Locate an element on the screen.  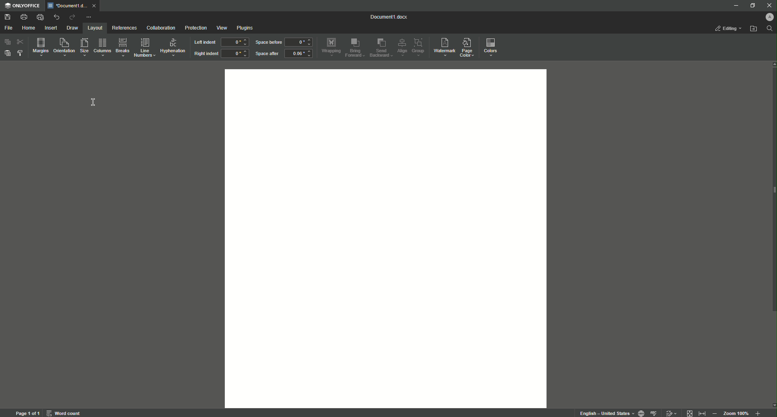
Fit to Width is located at coordinates (702, 411).